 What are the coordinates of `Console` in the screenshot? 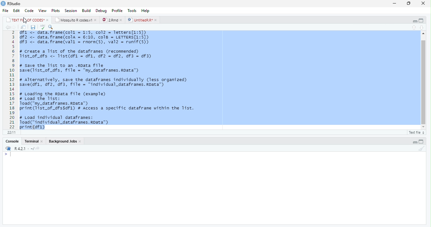 It's located at (215, 188).